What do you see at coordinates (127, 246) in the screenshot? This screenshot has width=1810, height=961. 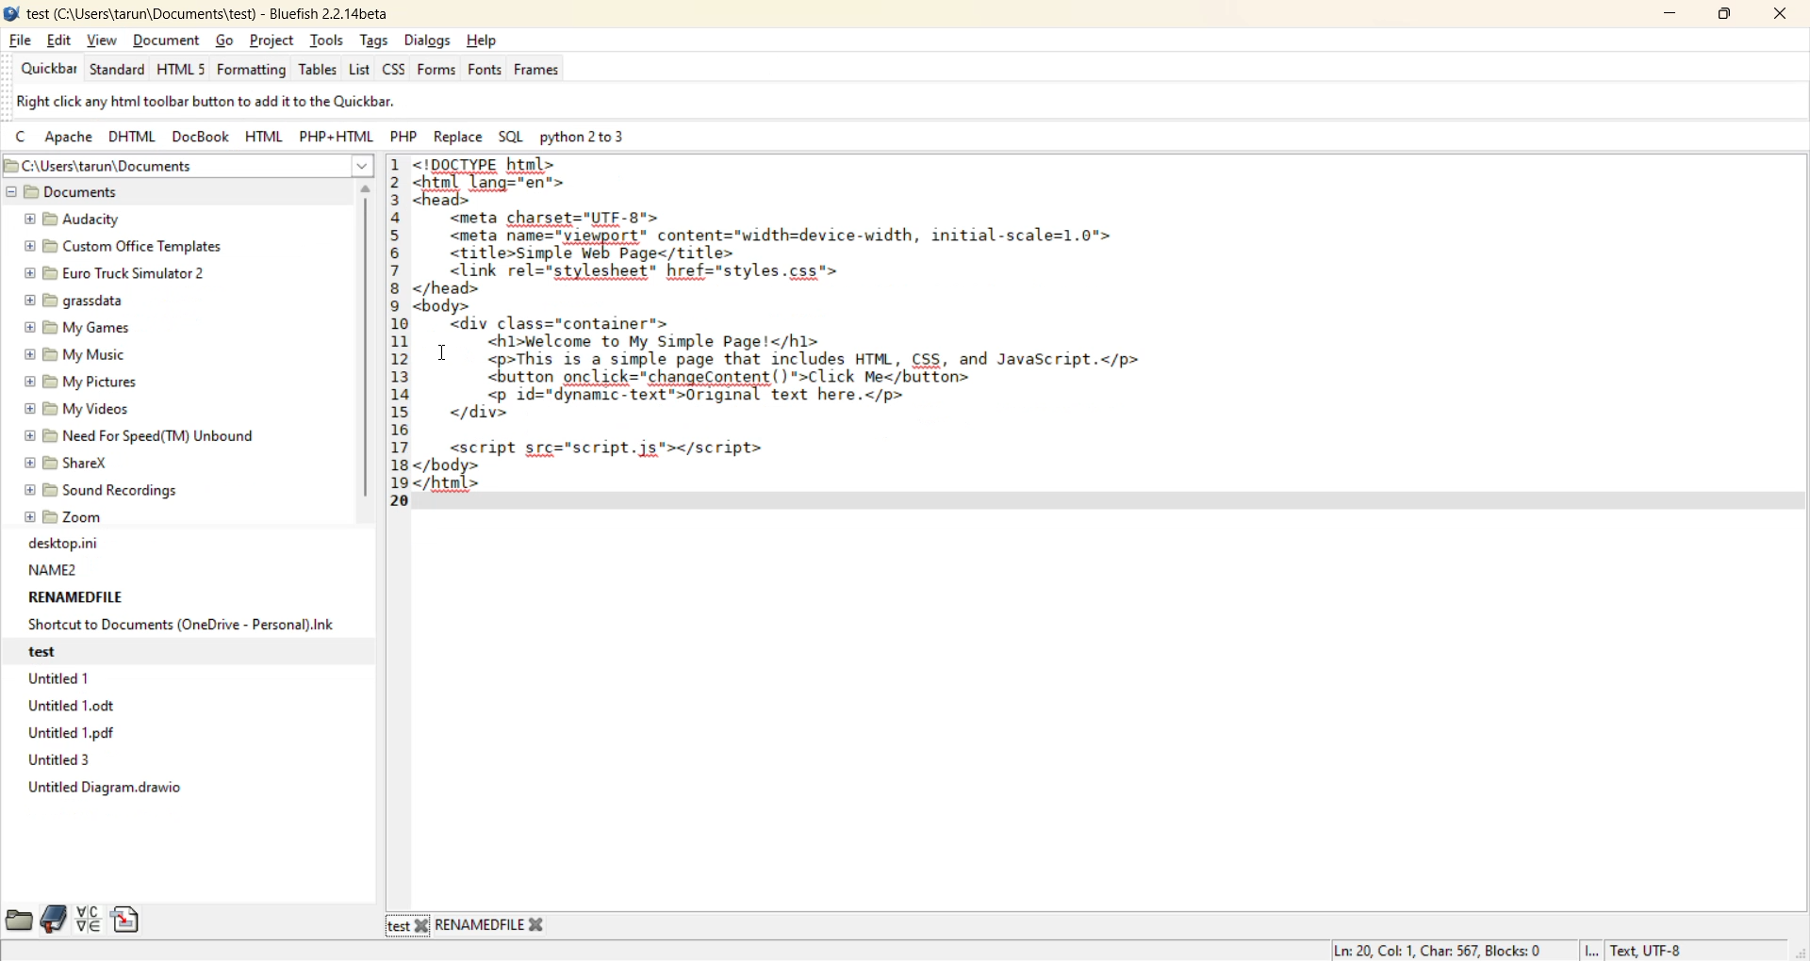 I see `® 9 Custom Office Templates` at bounding box center [127, 246].